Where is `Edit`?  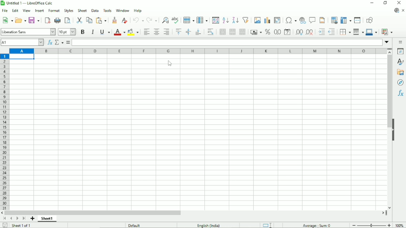 Edit is located at coordinates (16, 10).